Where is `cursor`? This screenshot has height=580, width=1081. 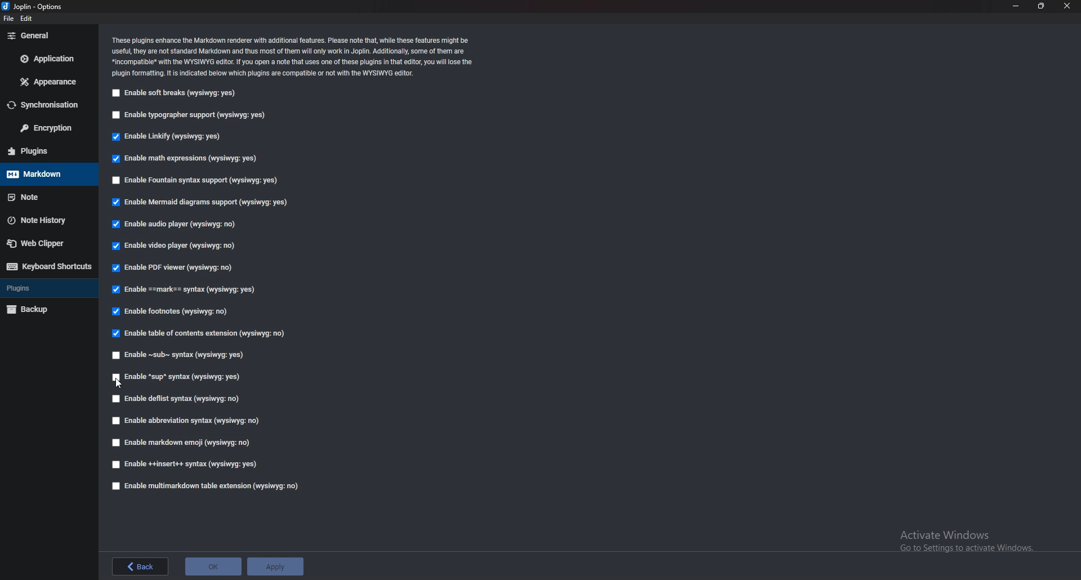 cursor is located at coordinates (120, 383).